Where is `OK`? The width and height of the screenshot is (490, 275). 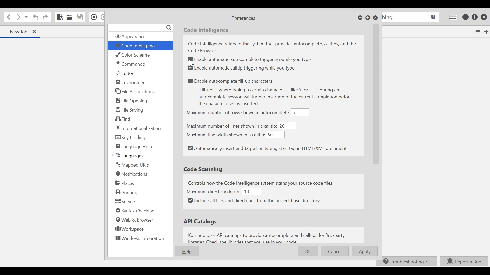 OK is located at coordinates (308, 251).